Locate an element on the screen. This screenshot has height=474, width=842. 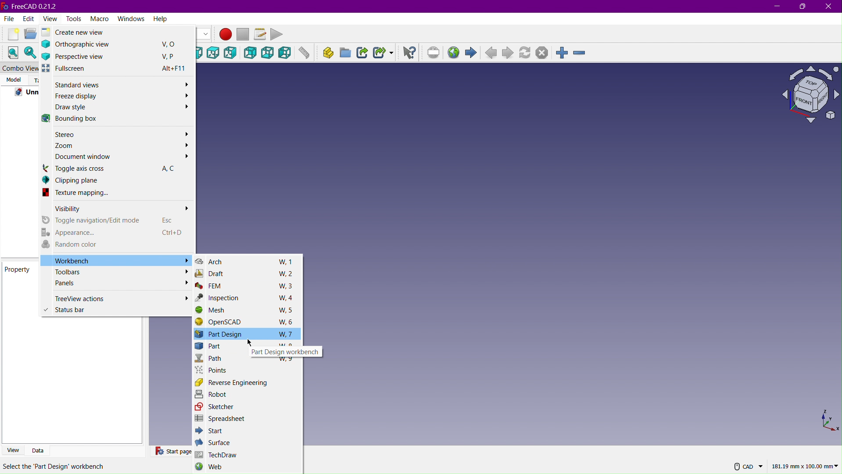
Set URL is located at coordinates (434, 53).